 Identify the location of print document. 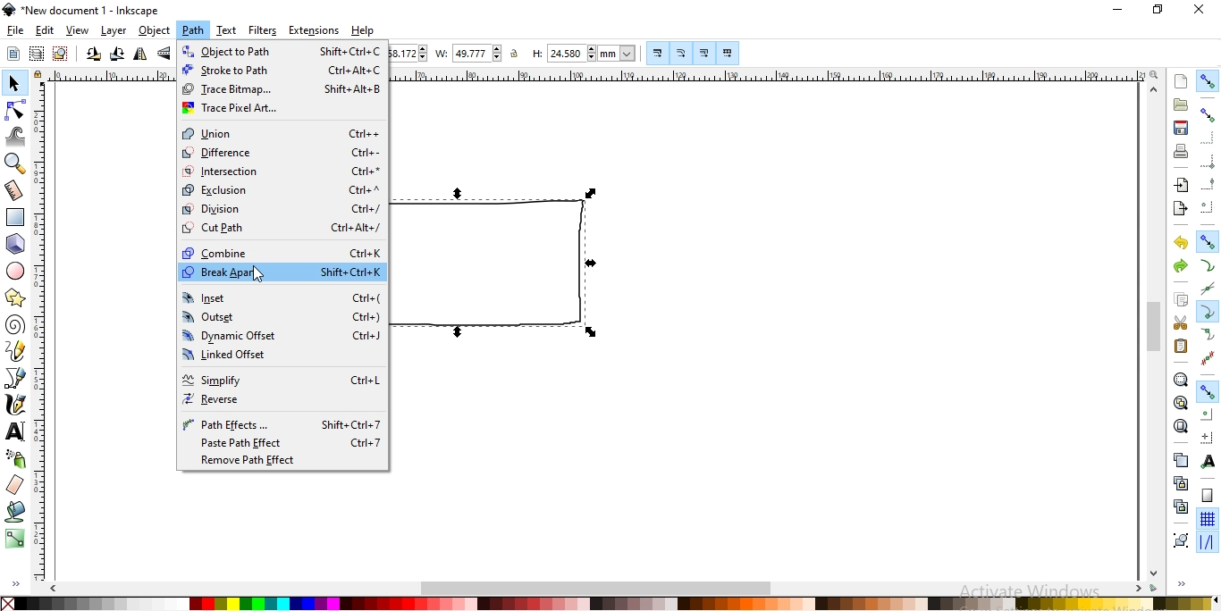
(1181, 152).